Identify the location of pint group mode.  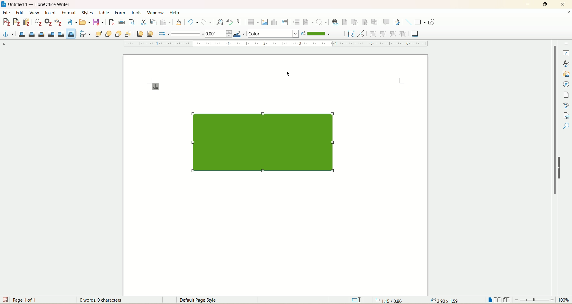
(361, 34).